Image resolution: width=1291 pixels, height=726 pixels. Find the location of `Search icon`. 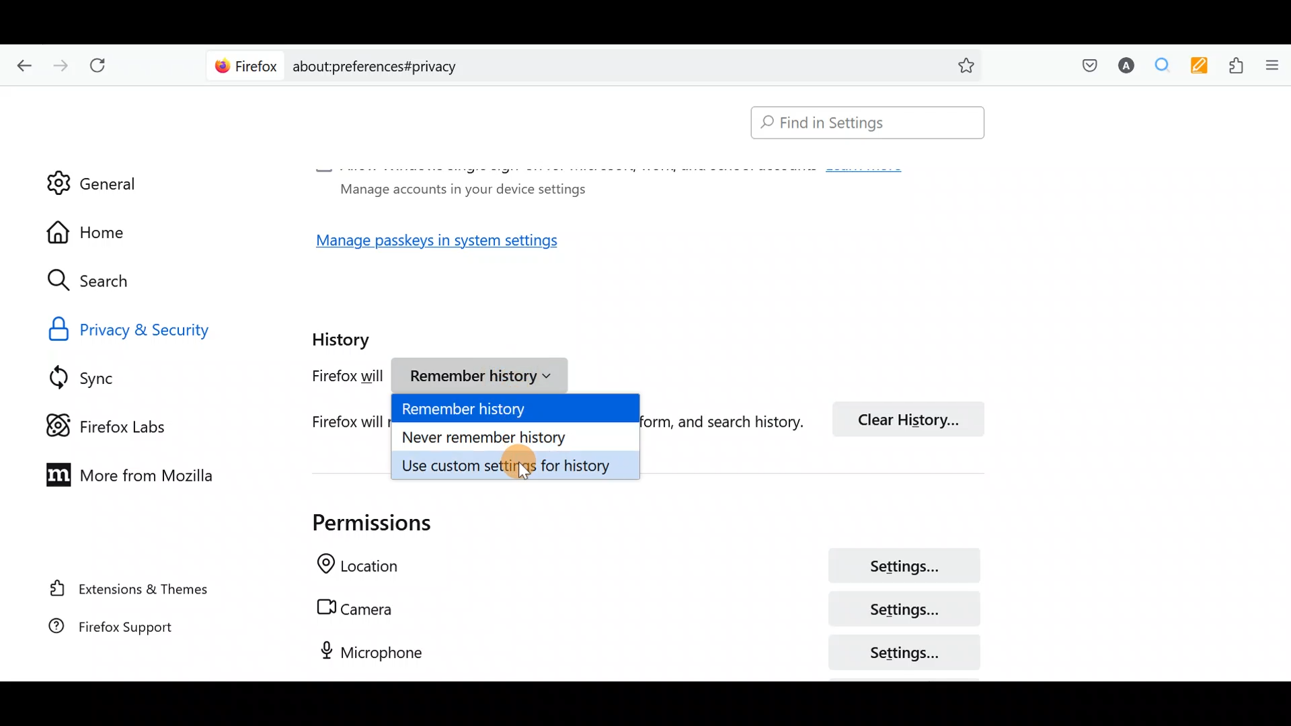

Search icon is located at coordinates (102, 281).